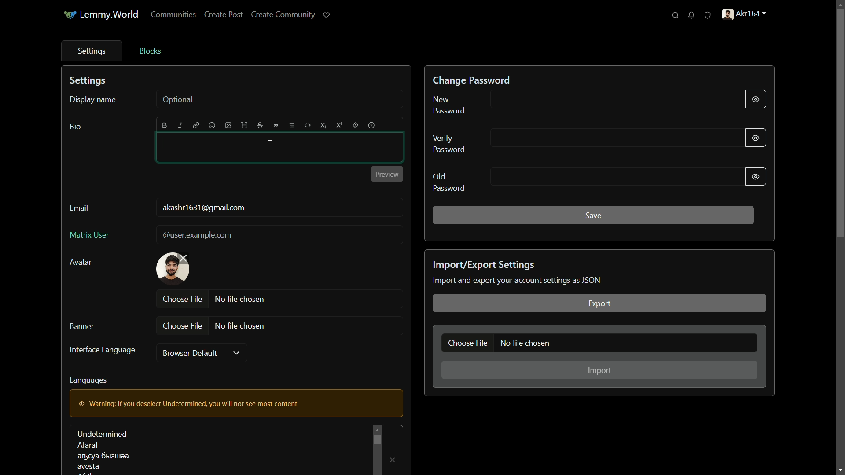  What do you see at coordinates (387, 174) in the screenshot?
I see `preview` at bounding box center [387, 174].